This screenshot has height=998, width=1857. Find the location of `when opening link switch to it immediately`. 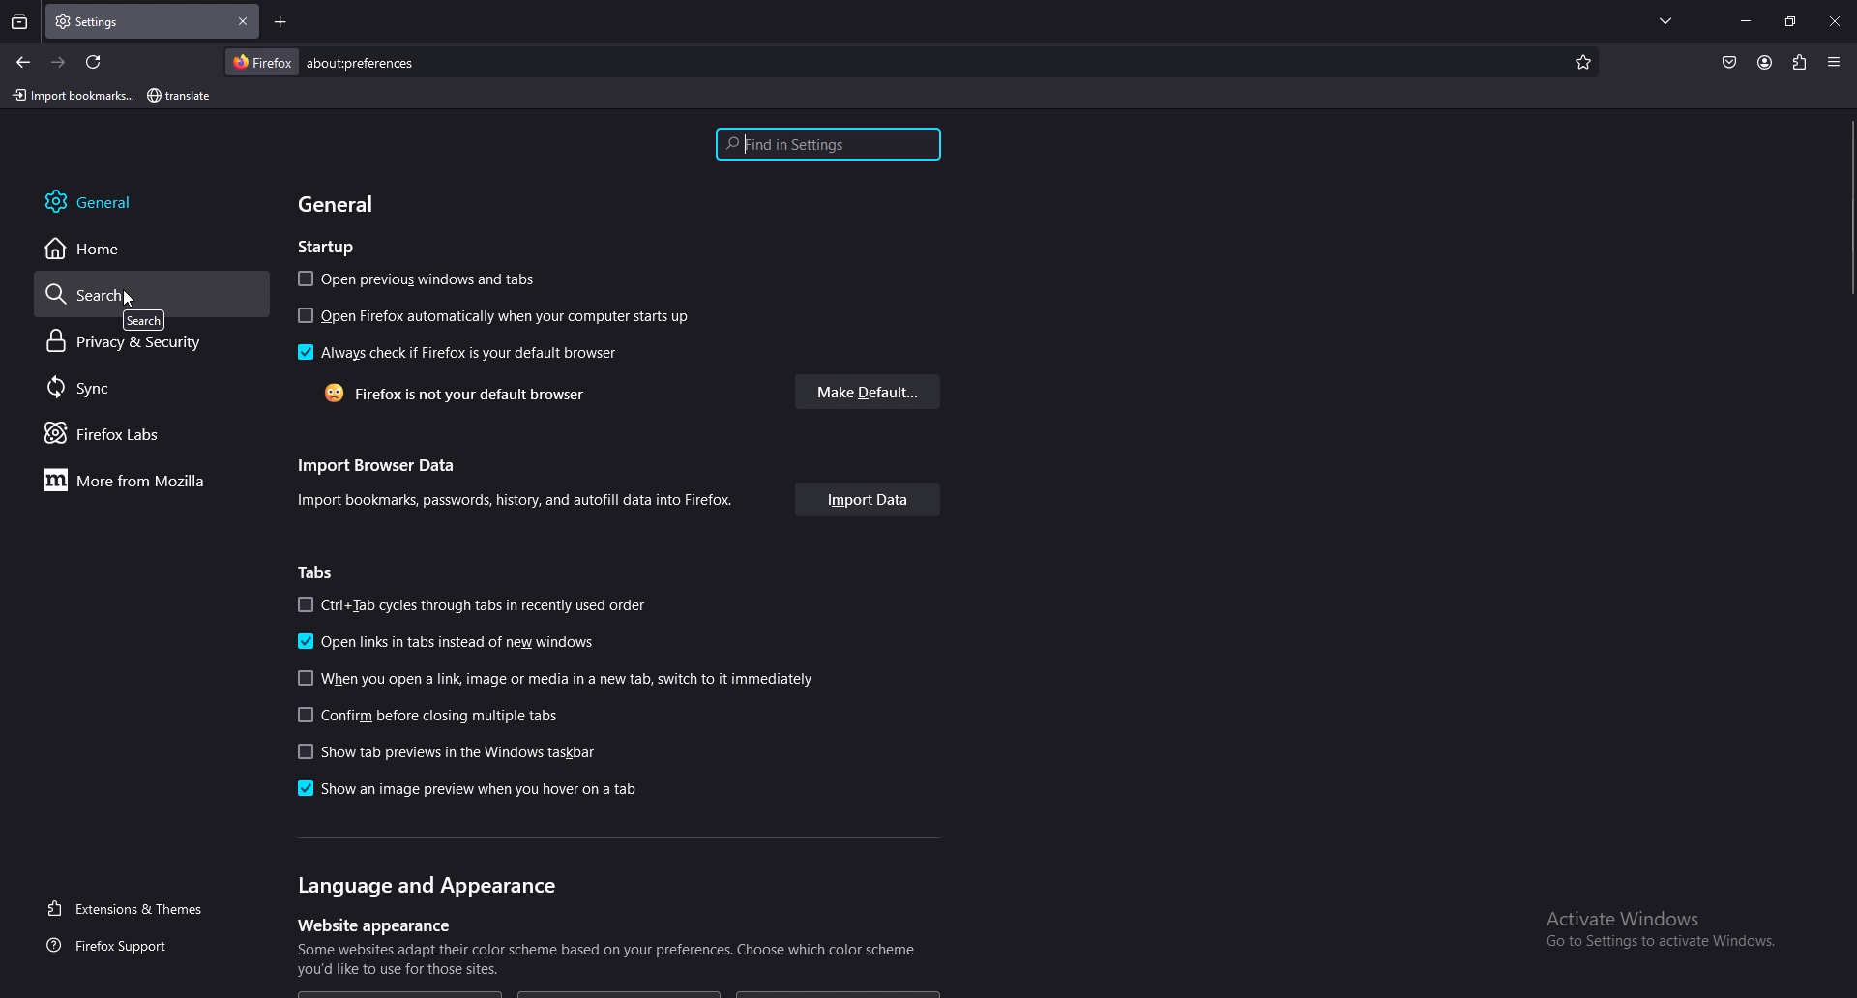

when opening link switch to it immediately is located at coordinates (555, 678).